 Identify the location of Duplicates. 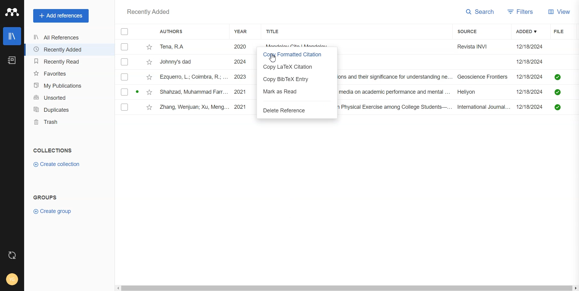
(70, 110).